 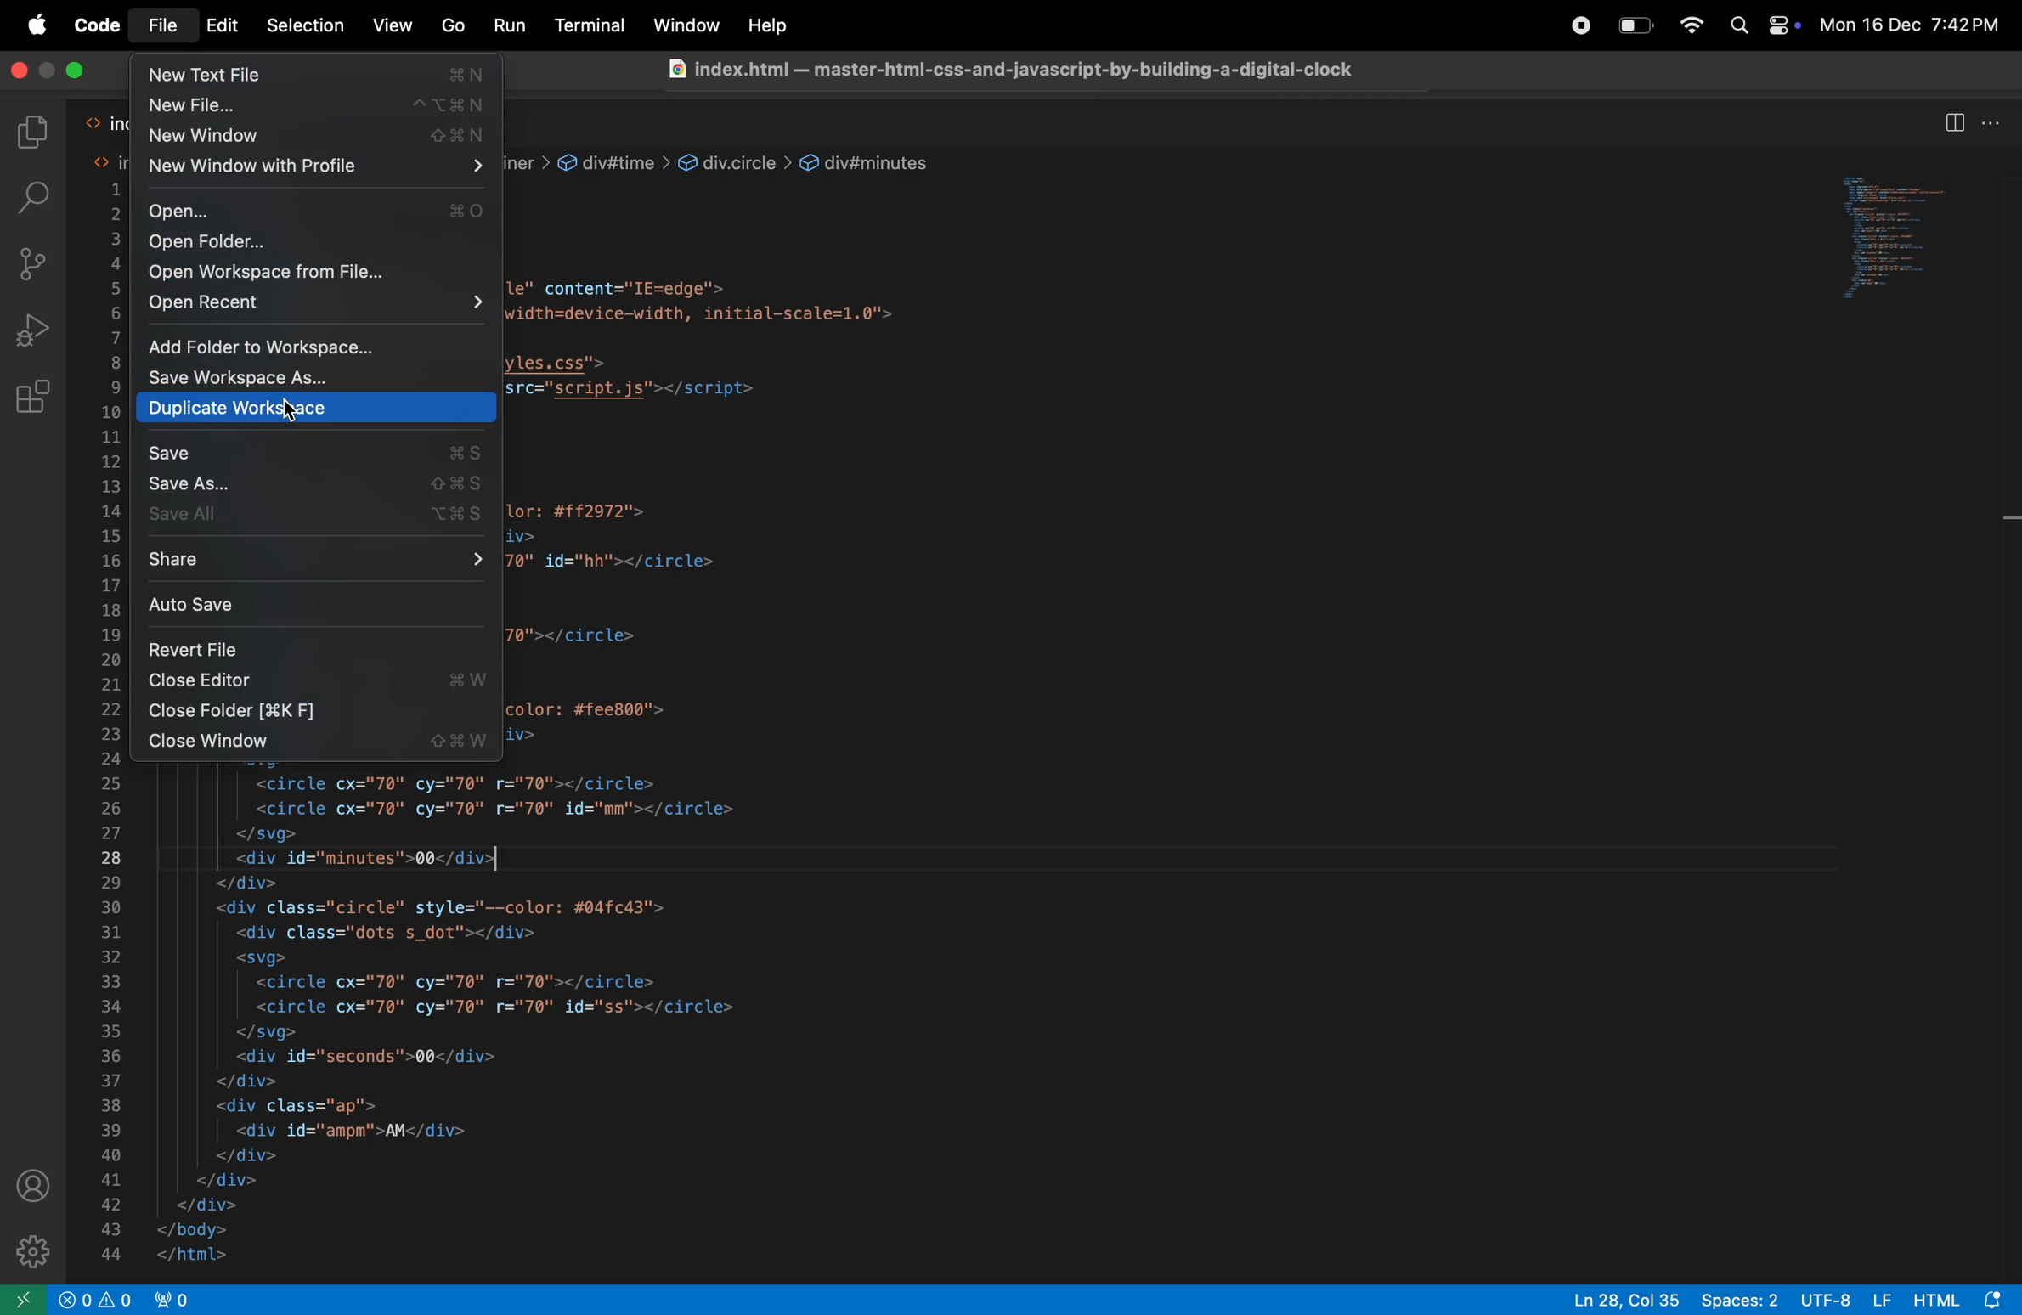 I want to click on save as, so click(x=318, y=483).